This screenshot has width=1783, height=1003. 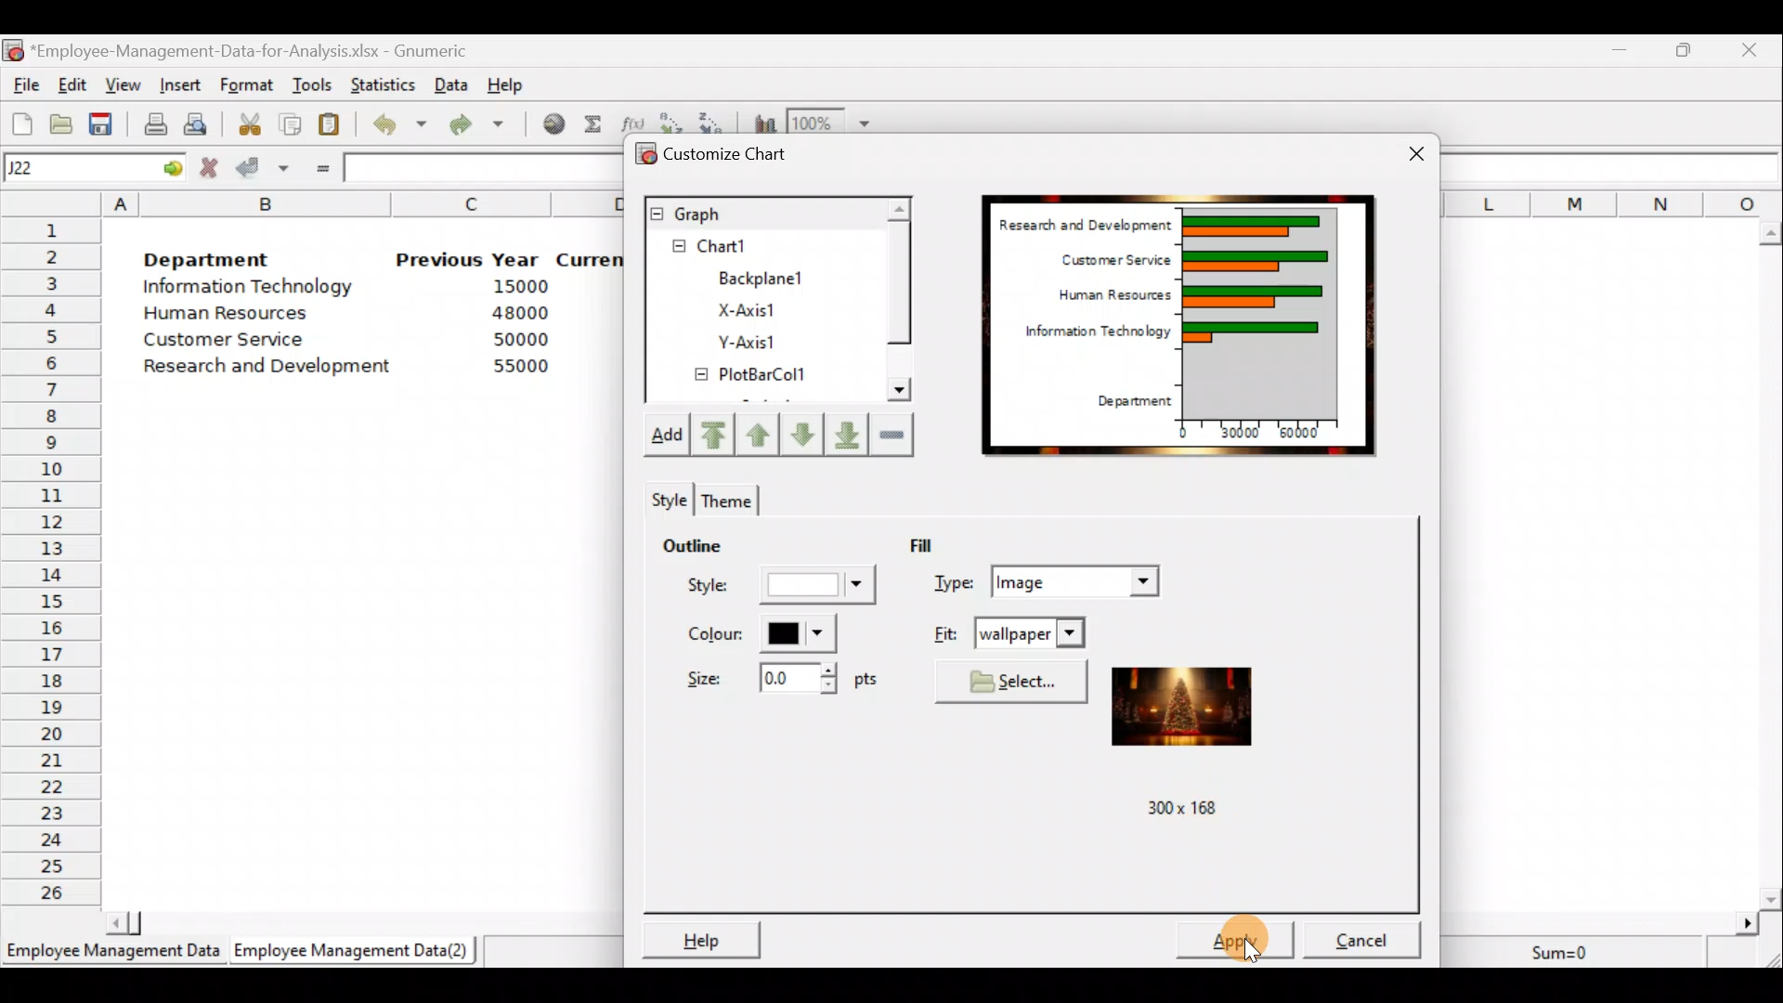 I want to click on Insert hyperlink, so click(x=552, y=127).